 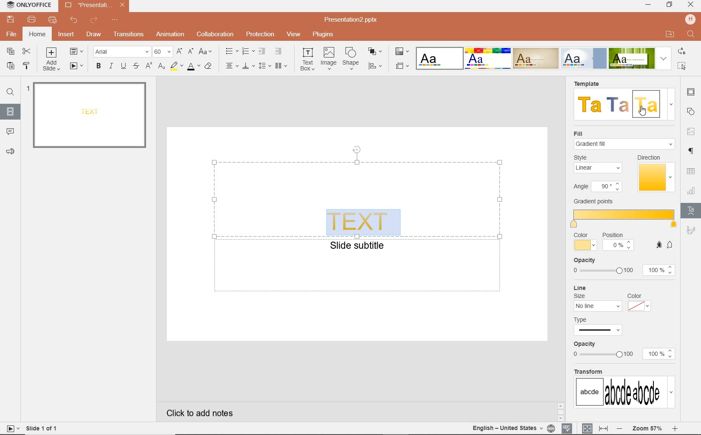 What do you see at coordinates (12, 35) in the screenshot?
I see `FILE` at bounding box center [12, 35].